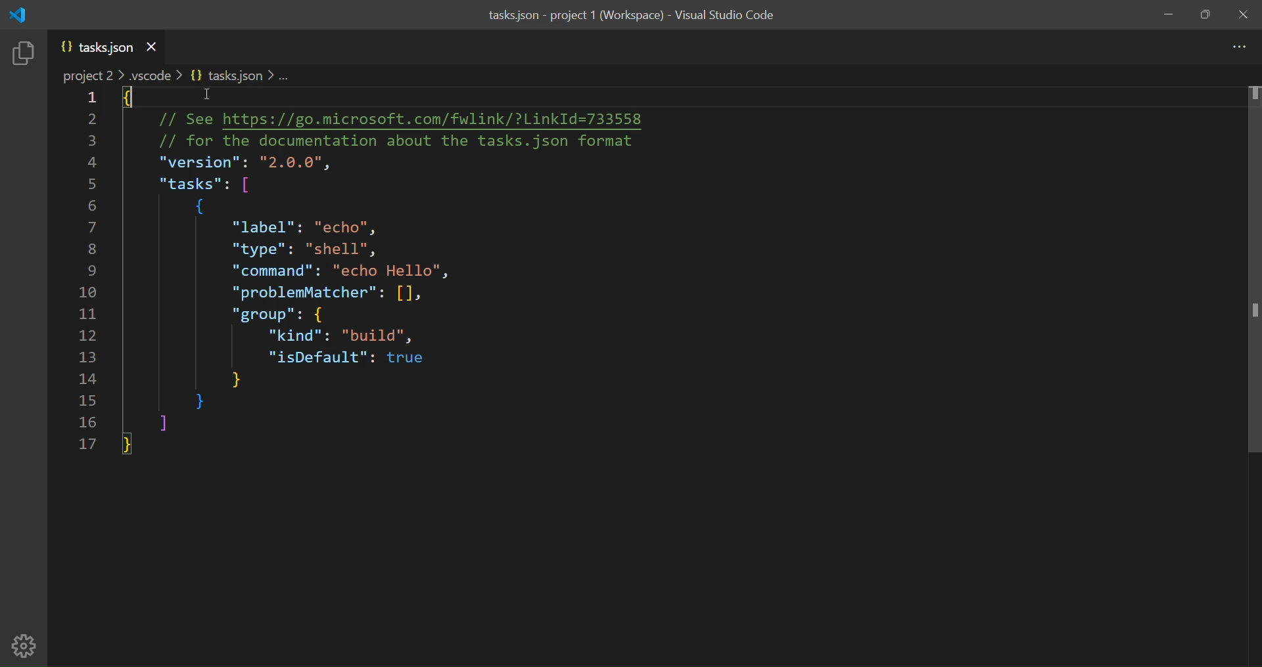 This screenshot has height=667, width=1262. What do you see at coordinates (152, 46) in the screenshot?
I see `close current file` at bounding box center [152, 46].